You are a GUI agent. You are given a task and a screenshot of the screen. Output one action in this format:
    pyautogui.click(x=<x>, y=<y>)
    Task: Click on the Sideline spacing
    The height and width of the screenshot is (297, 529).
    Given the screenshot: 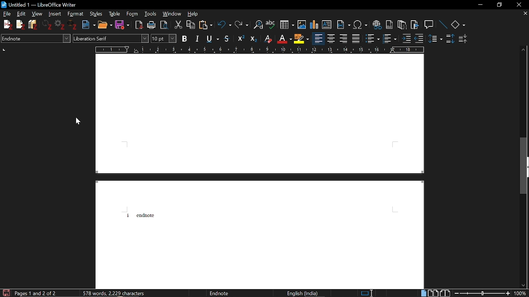 What is the action you would take?
    pyautogui.click(x=436, y=39)
    